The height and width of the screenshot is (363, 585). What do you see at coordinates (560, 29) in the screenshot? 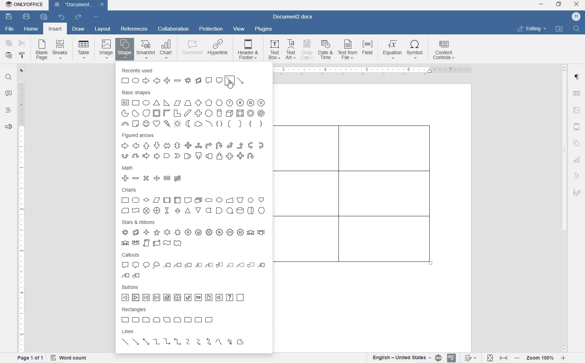
I see `OPEN FILE LOCATION` at bounding box center [560, 29].